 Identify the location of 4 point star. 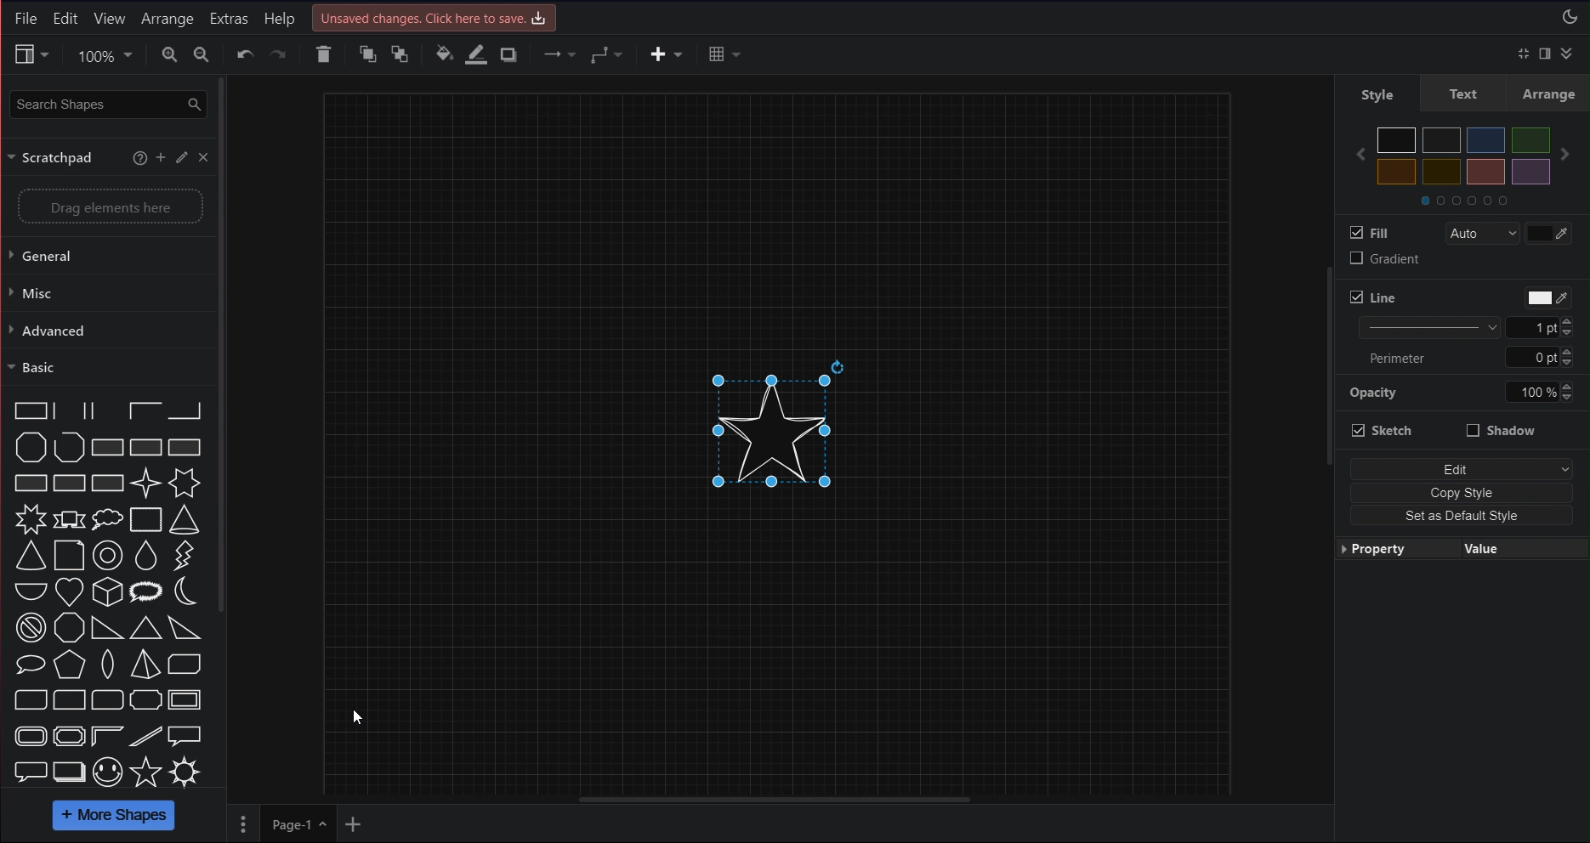
(146, 483).